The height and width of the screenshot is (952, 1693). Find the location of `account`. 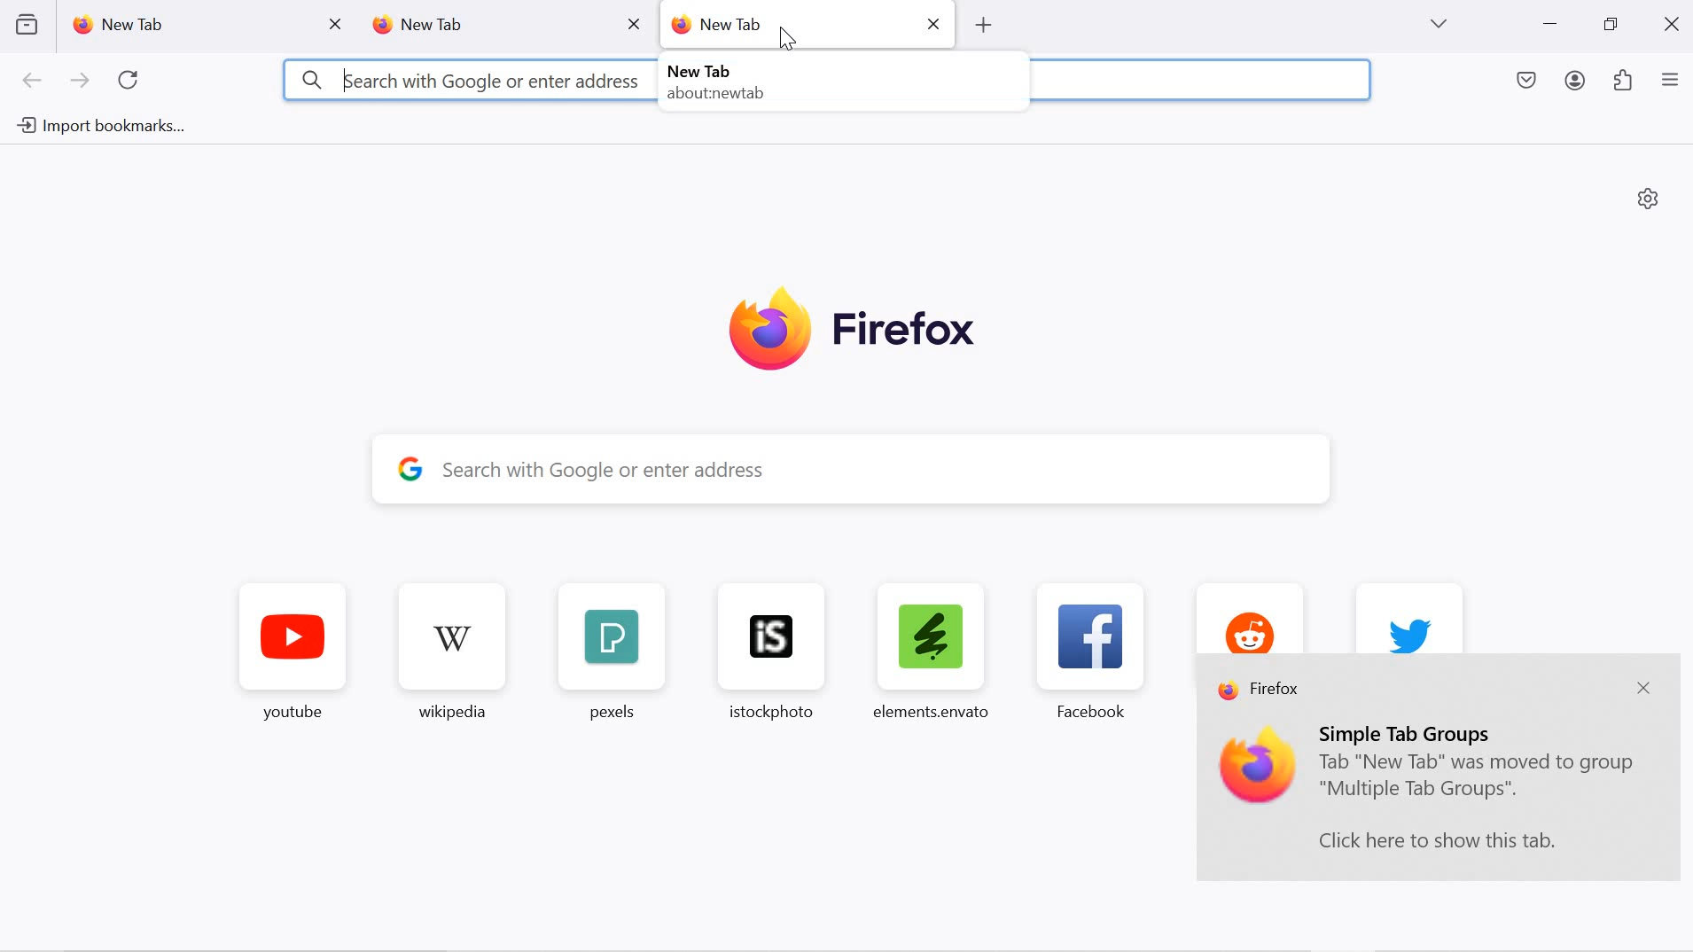

account is located at coordinates (1578, 83).